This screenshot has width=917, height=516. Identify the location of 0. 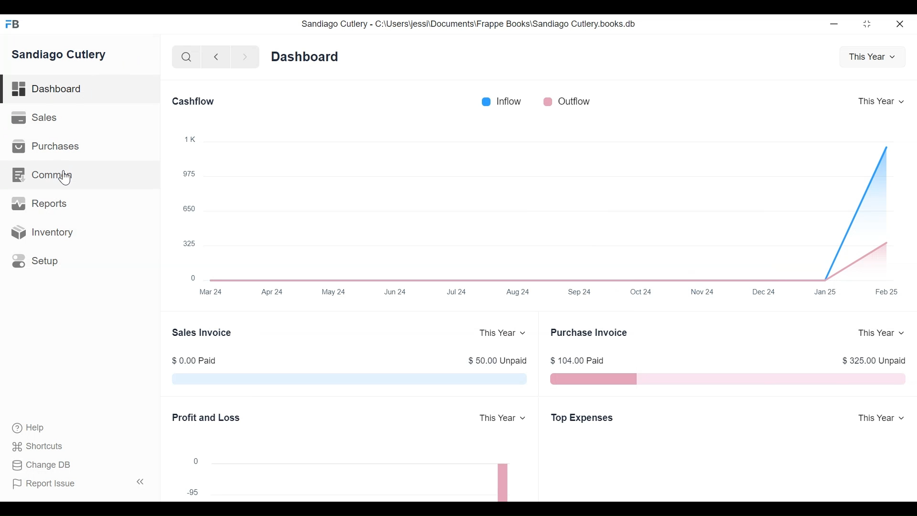
(193, 278).